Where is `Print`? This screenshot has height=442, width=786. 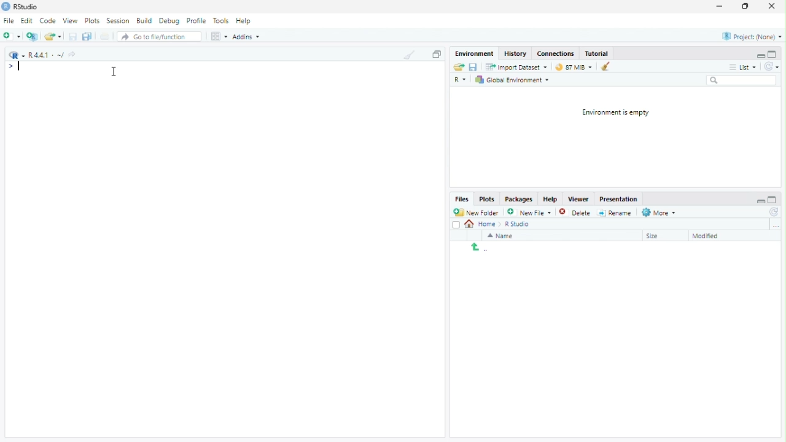 Print is located at coordinates (106, 36).